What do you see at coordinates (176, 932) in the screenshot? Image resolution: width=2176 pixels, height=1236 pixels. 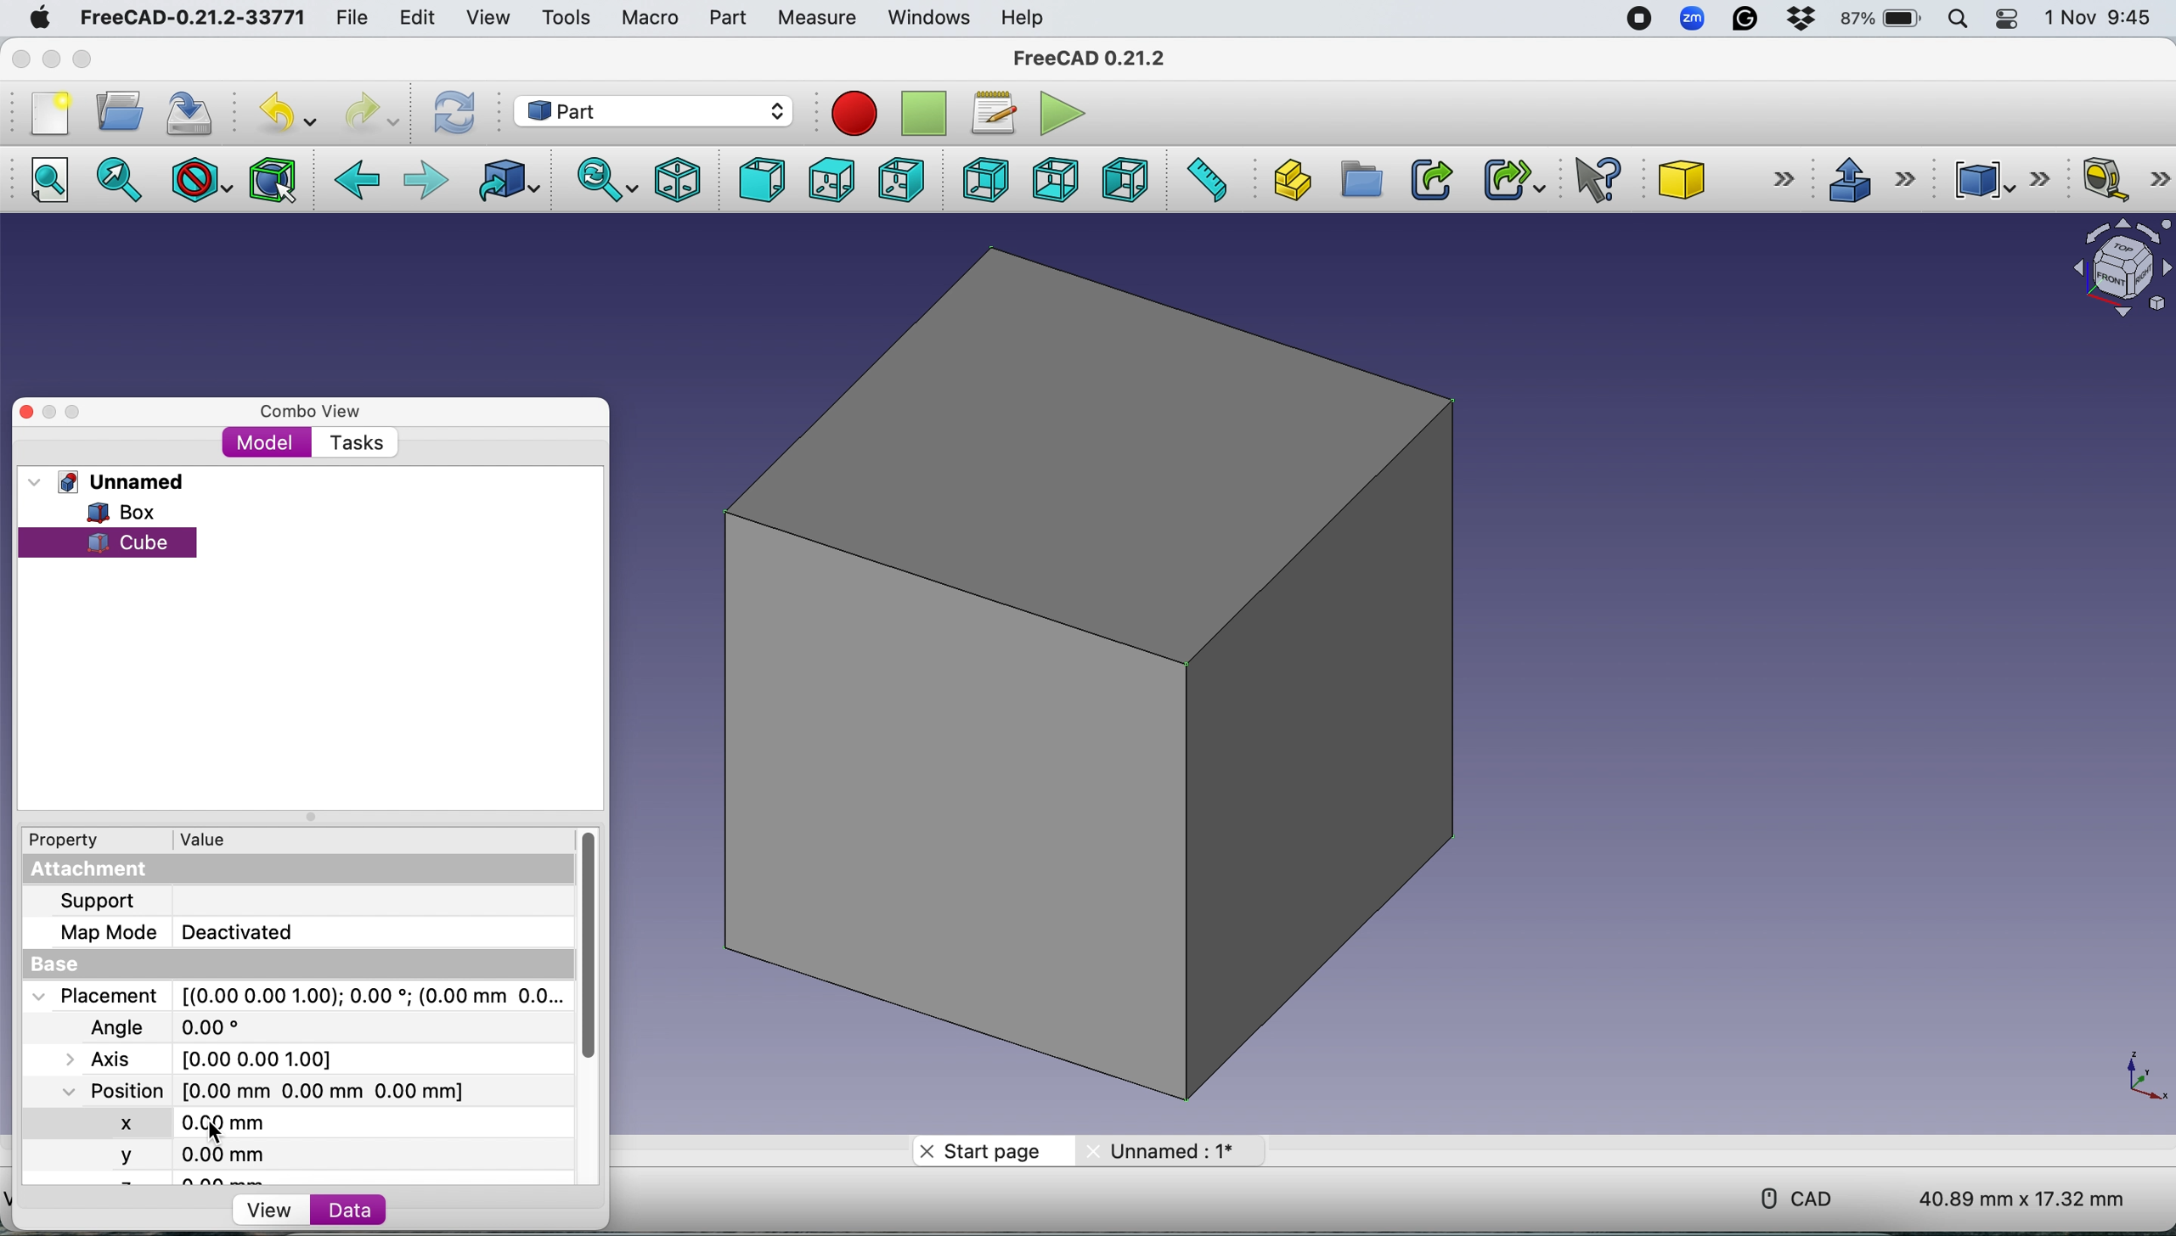 I see `Map Mode Deactivated` at bounding box center [176, 932].